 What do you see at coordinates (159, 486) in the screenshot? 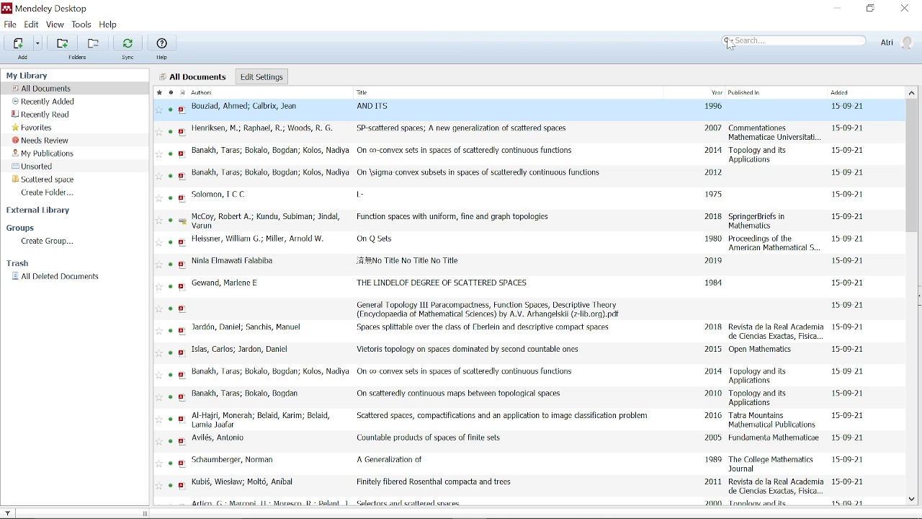
I see `Add to favorite` at bounding box center [159, 486].